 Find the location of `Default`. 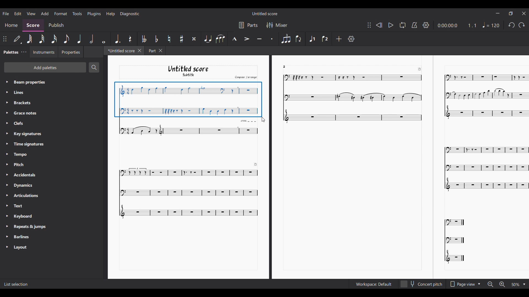

Default is located at coordinates (17, 40).